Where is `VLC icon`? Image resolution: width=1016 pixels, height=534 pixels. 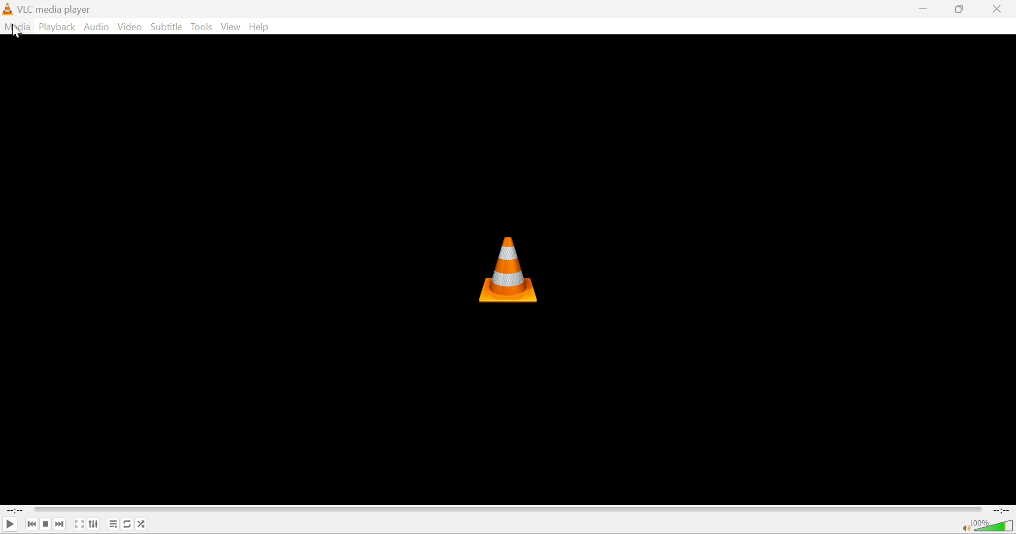 VLC icon is located at coordinates (506, 269).